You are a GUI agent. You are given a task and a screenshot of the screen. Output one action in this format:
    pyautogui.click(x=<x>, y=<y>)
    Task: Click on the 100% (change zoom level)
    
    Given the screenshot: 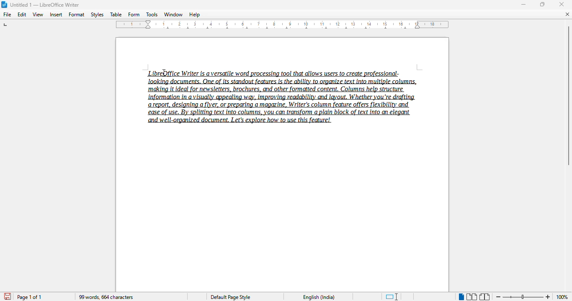 What is the action you would take?
    pyautogui.click(x=563, y=297)
    